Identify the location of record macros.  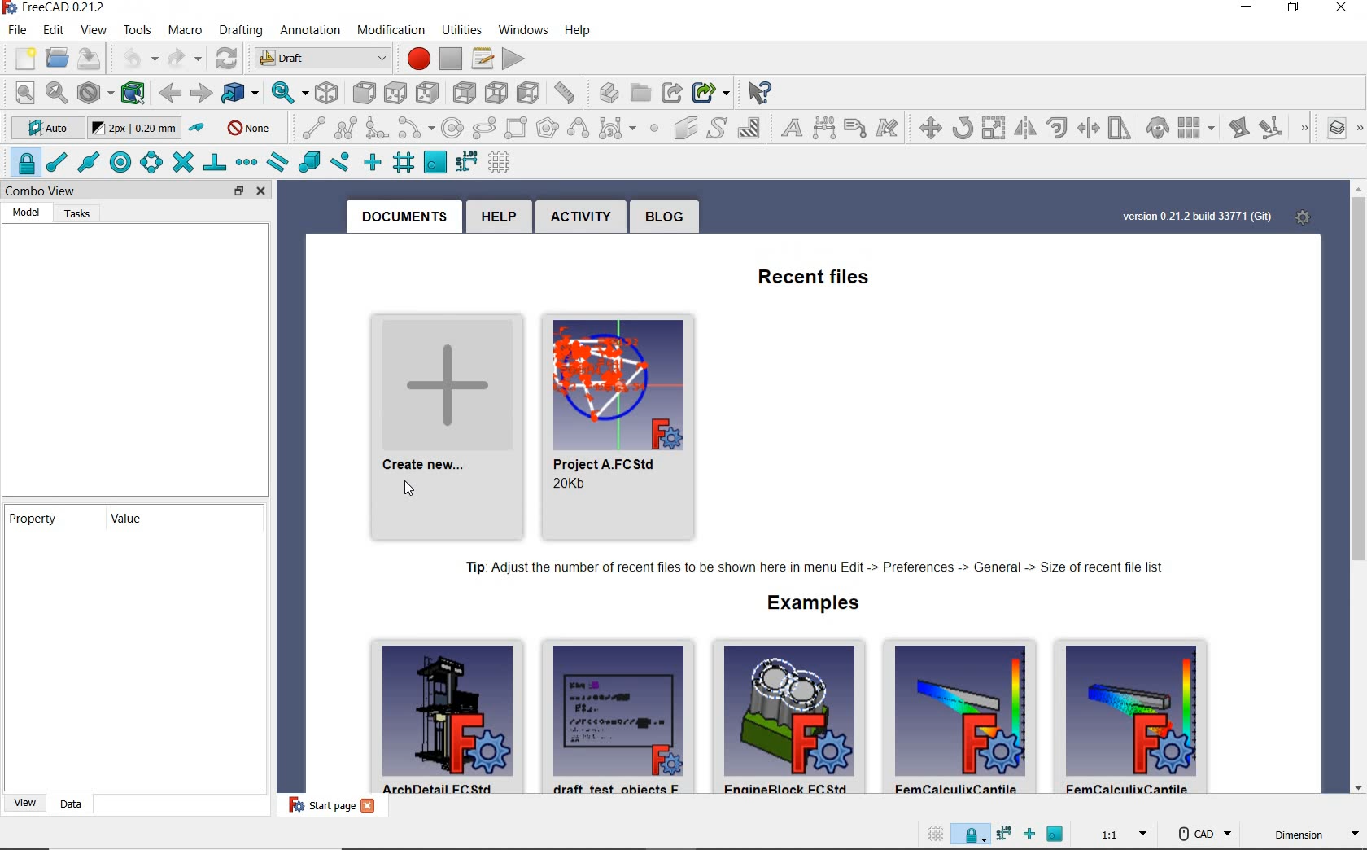
(417, 55).